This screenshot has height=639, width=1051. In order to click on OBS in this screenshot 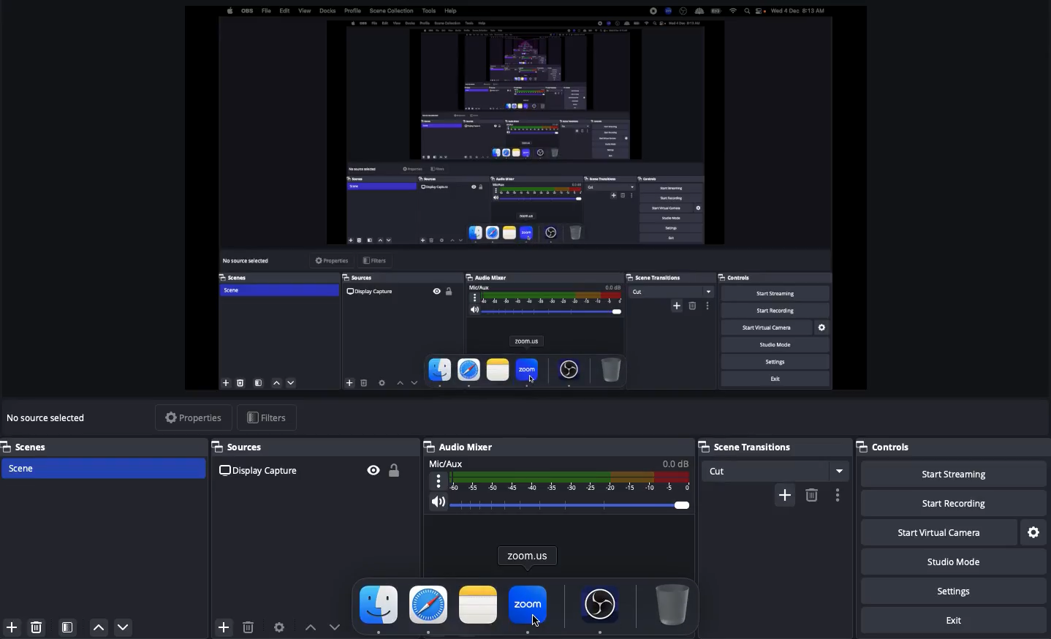, I will do `click(601, 606)`.